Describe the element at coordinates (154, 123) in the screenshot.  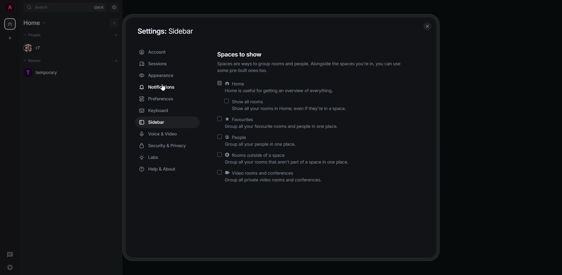
I see `sidebar` at that location.